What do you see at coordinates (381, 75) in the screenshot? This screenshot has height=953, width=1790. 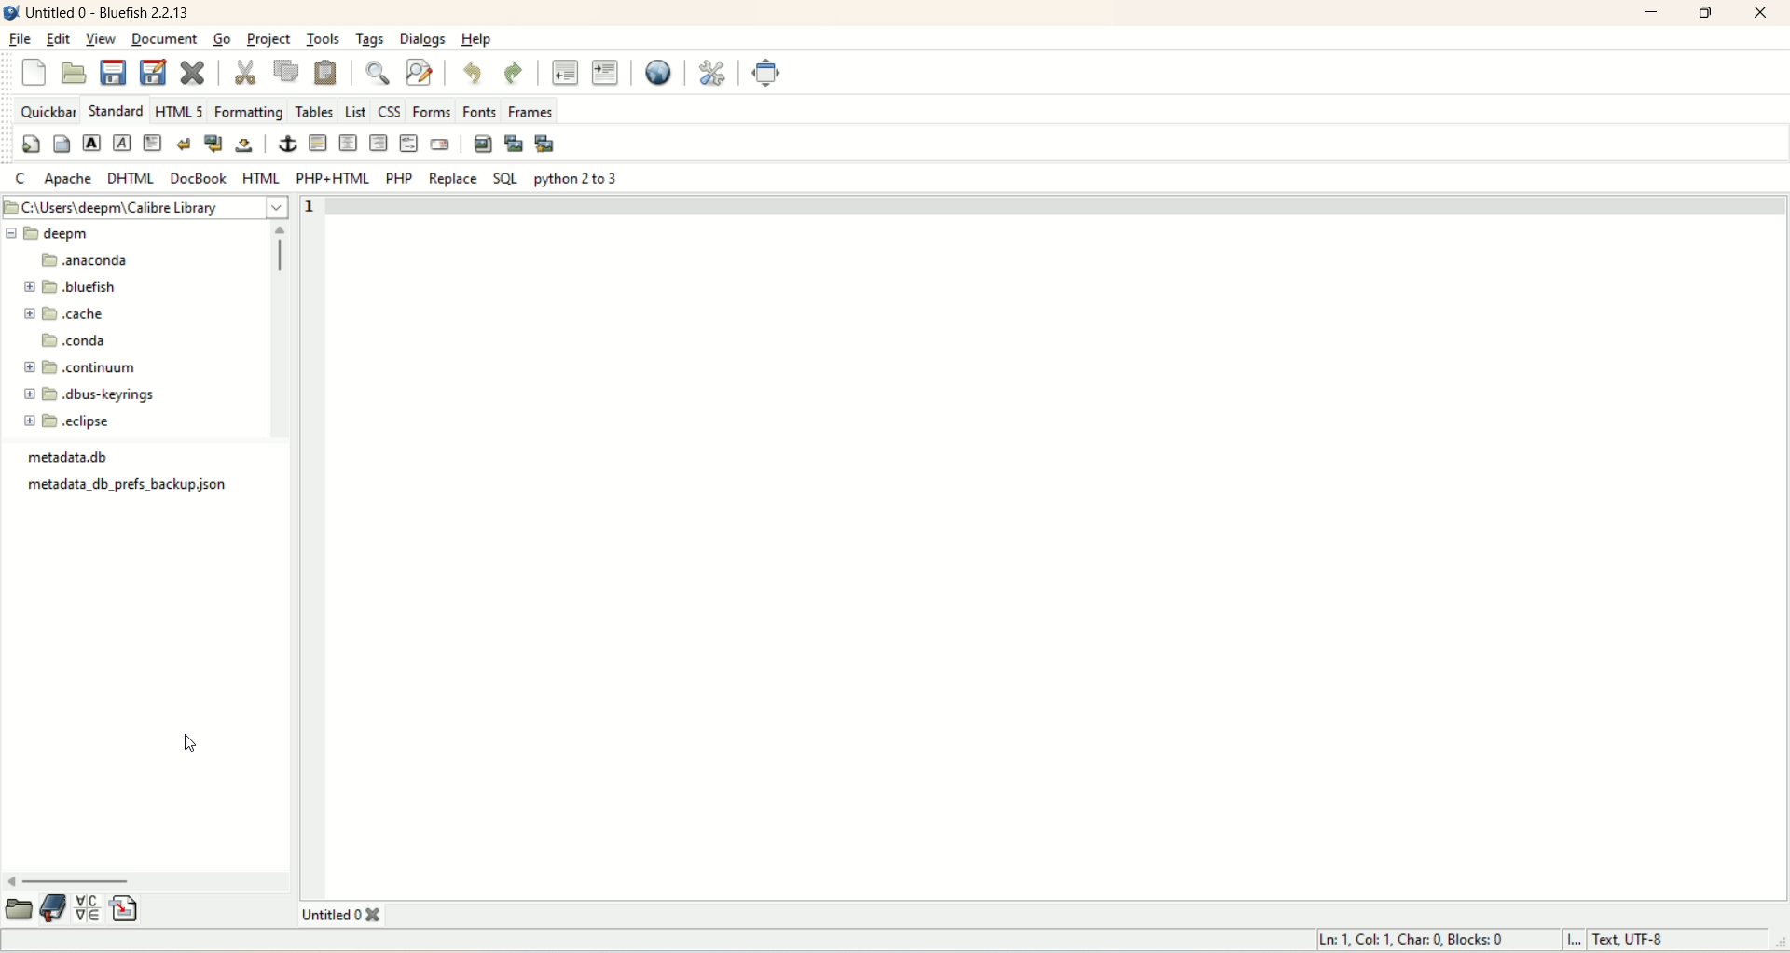 I see `show find bar` at bounding box center [381, 75].